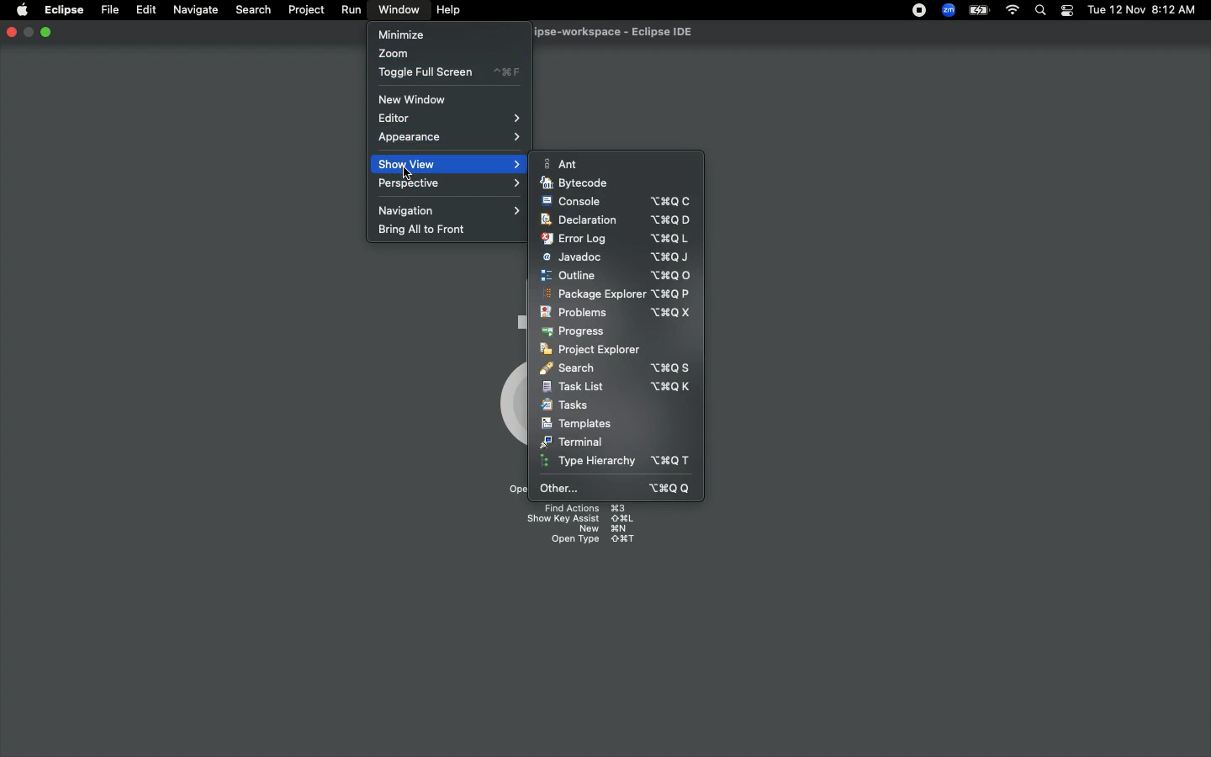 The width and height of the screenshot is (1211, 757). Describe the element at coordinates (619, 312) in the screenshot. I see `Problems` at that location.